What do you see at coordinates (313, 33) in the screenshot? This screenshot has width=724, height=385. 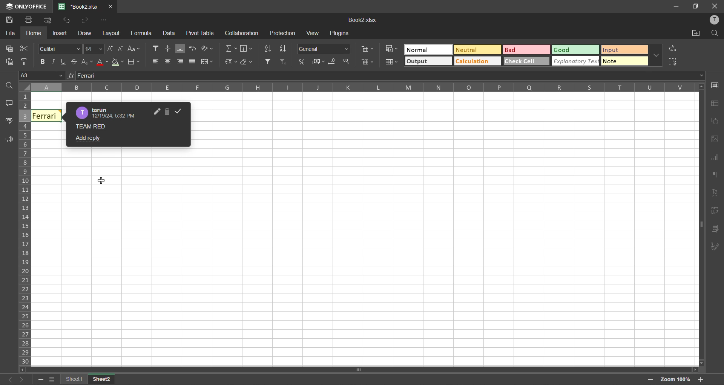 I see `view` at bounding box center [313, 33].